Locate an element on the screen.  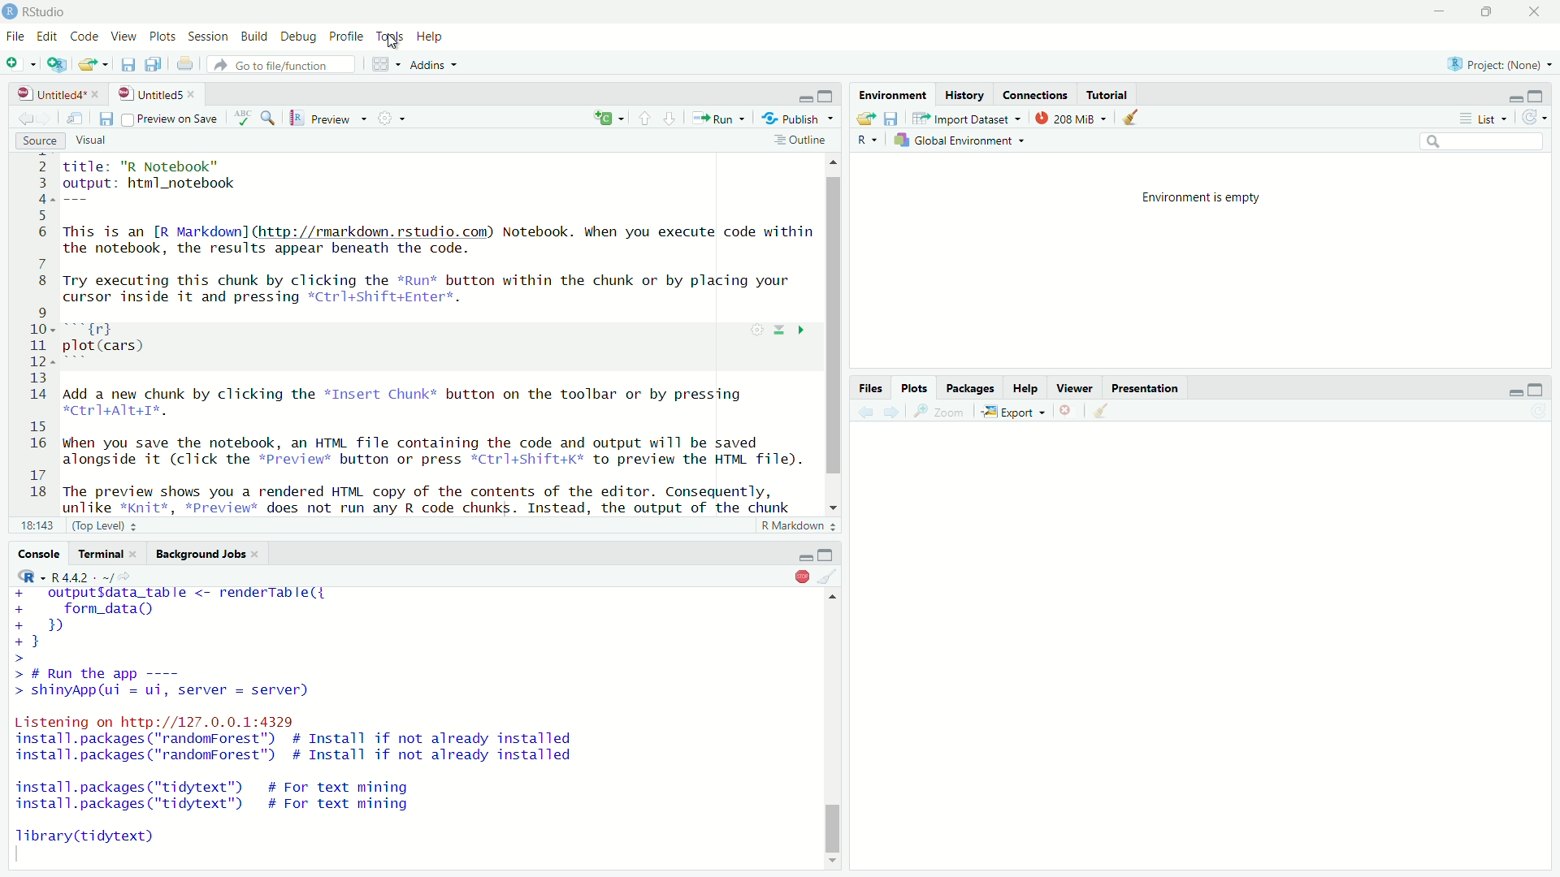
Presentation is located at coordinates (1144, 388).